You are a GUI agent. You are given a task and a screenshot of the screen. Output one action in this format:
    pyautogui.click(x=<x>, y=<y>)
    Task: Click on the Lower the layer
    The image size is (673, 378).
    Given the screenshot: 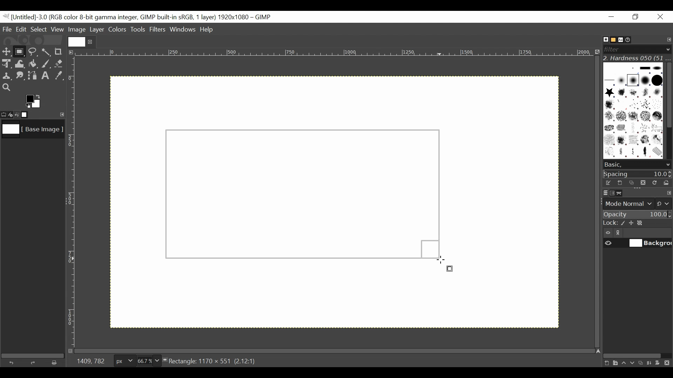 What is the action you would take?
    pyautogui.click(x=633, y=362)
    